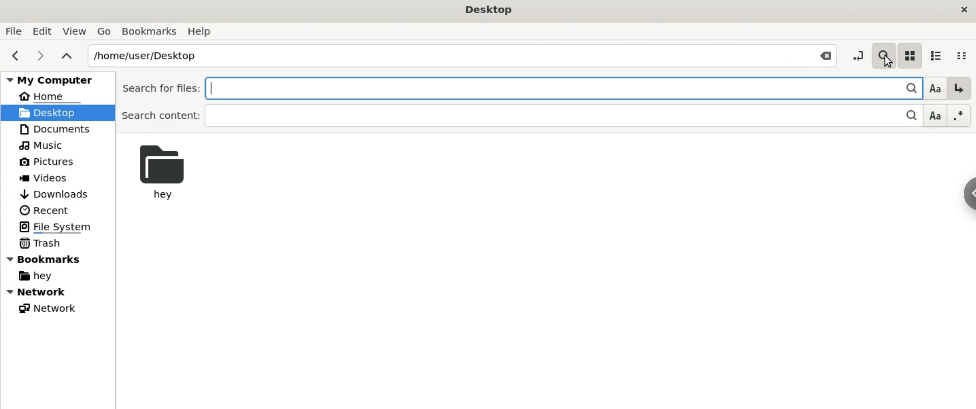 This screenshot has width=976, height=409. I want to click on Videos, so click(49, 177).